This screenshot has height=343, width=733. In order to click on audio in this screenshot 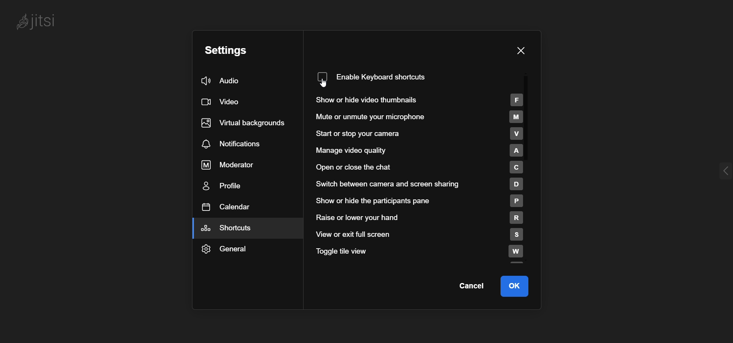, I will do `click(224, 80)`.